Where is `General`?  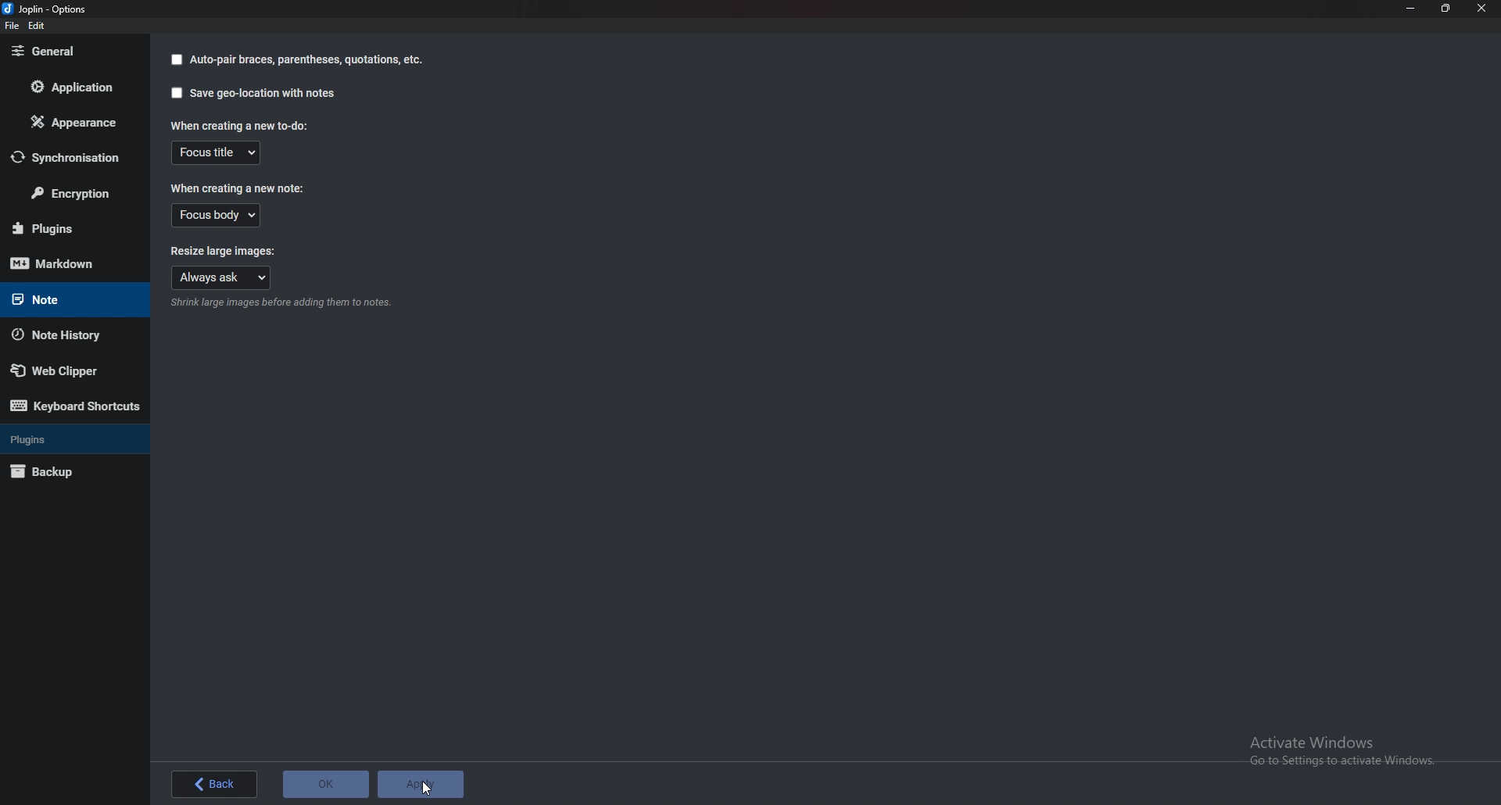
General is located at coordinates (64, 52).